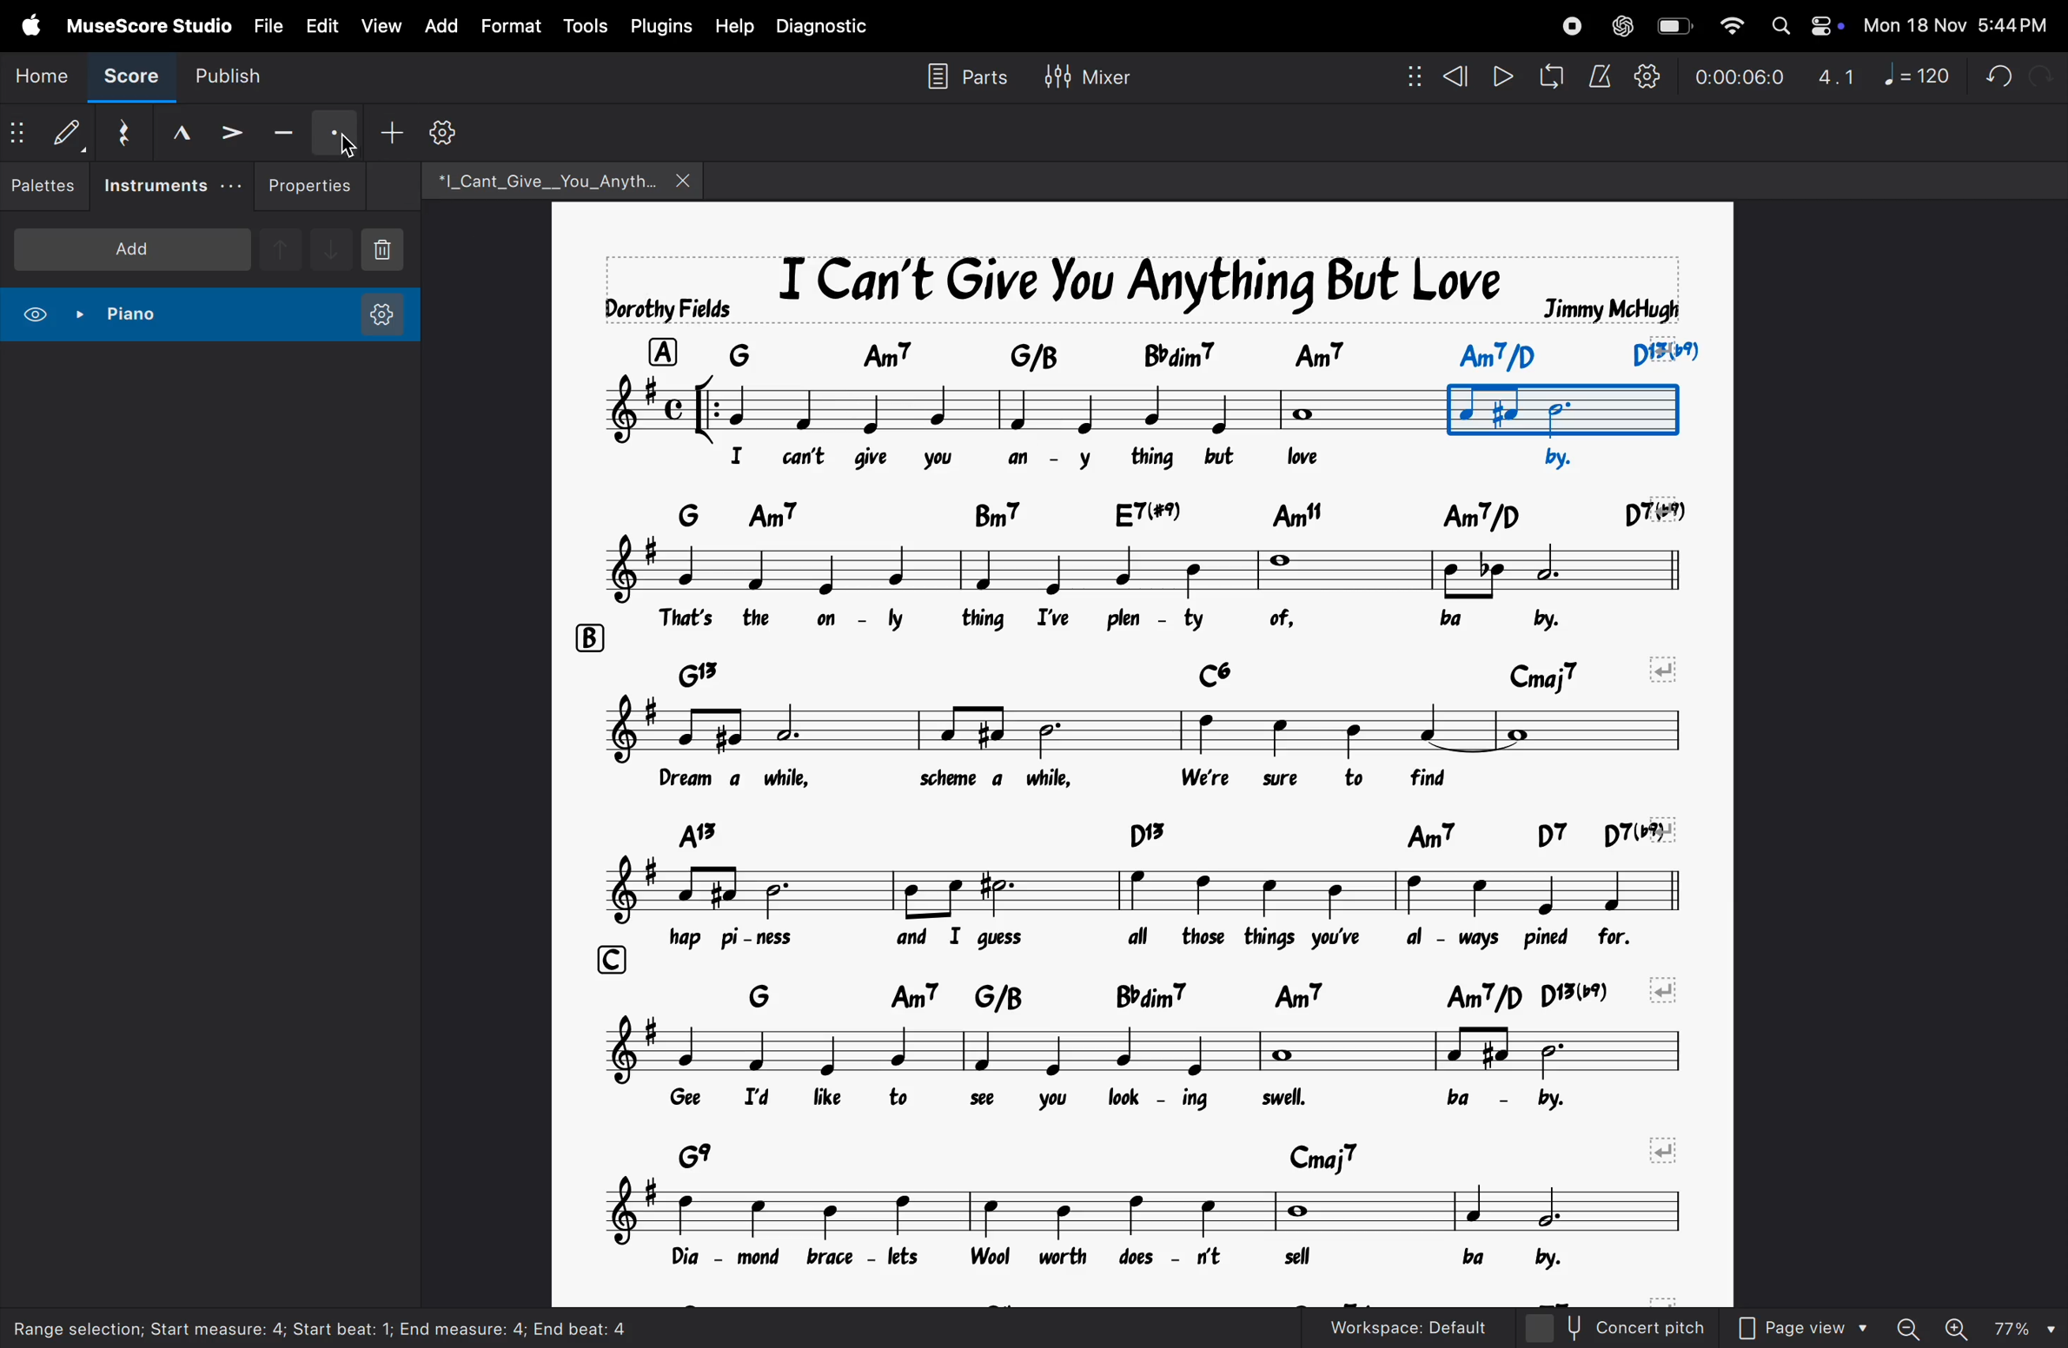 The height and width of the screenshot is (1348, 2068). I want to click on diagnostic, so click(829, 30).